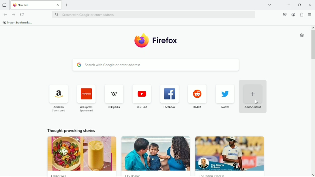  What do you see at coordinates (18, 22) in the screenshot?
I see `import bookmarks` at bounding box center [18, 22].